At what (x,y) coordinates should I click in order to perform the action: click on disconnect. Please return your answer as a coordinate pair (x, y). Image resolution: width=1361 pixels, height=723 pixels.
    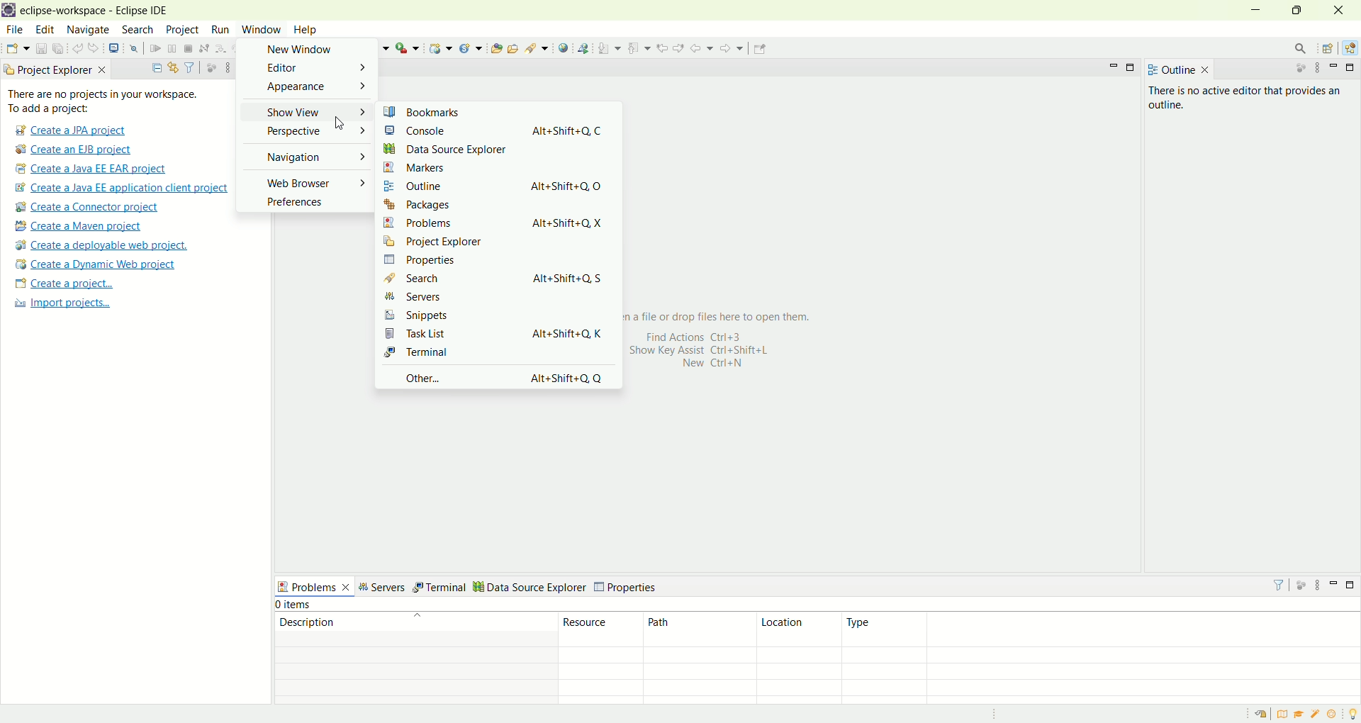
    Looking at the image, I should click on (203, 47).